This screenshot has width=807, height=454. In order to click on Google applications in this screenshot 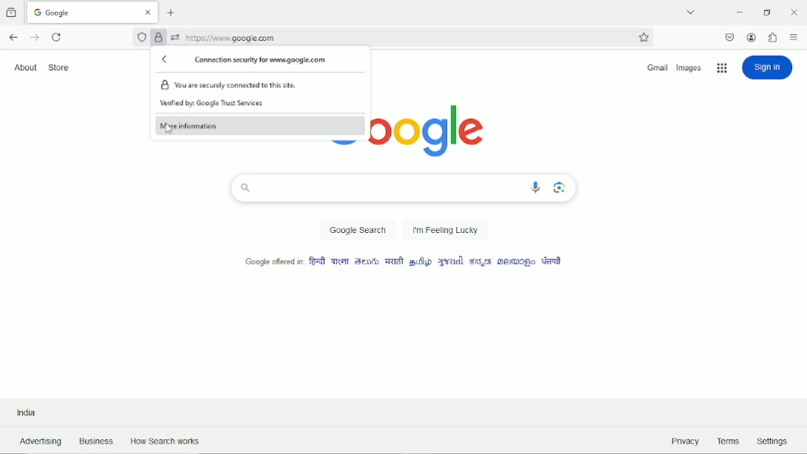, I will do `click(722, 68)`.